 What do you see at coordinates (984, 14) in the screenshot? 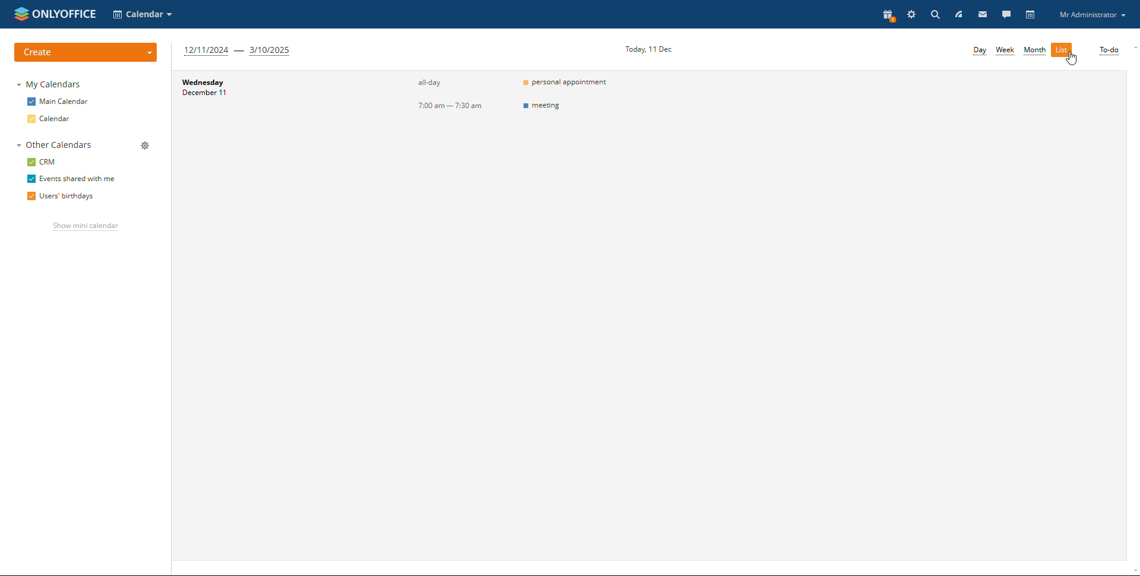
I see `mail` at bounding box center [984, 14].